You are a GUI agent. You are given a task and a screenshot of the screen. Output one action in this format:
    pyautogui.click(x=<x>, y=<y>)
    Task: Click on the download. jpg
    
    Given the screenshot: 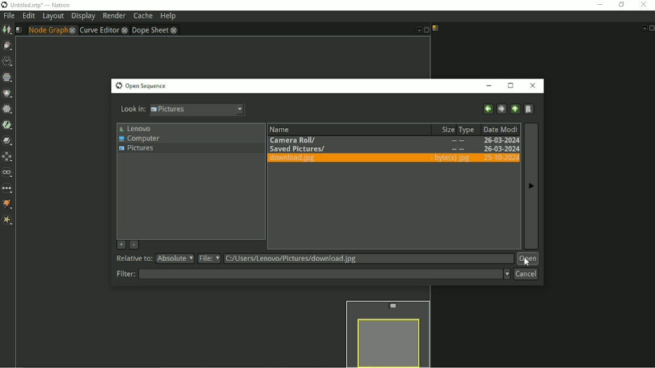 What is the action you would take?
    pyautogui.click(x=292, y=158)
    